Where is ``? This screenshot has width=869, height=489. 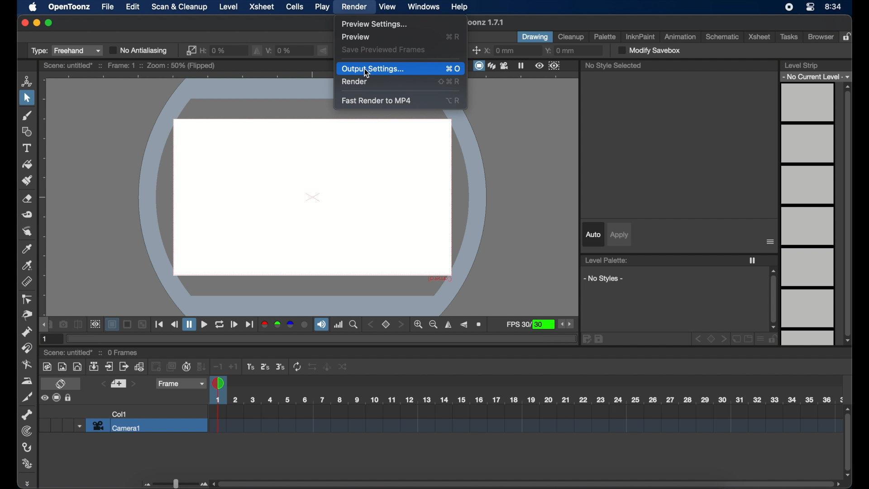  is located at coordinates (101, 353).